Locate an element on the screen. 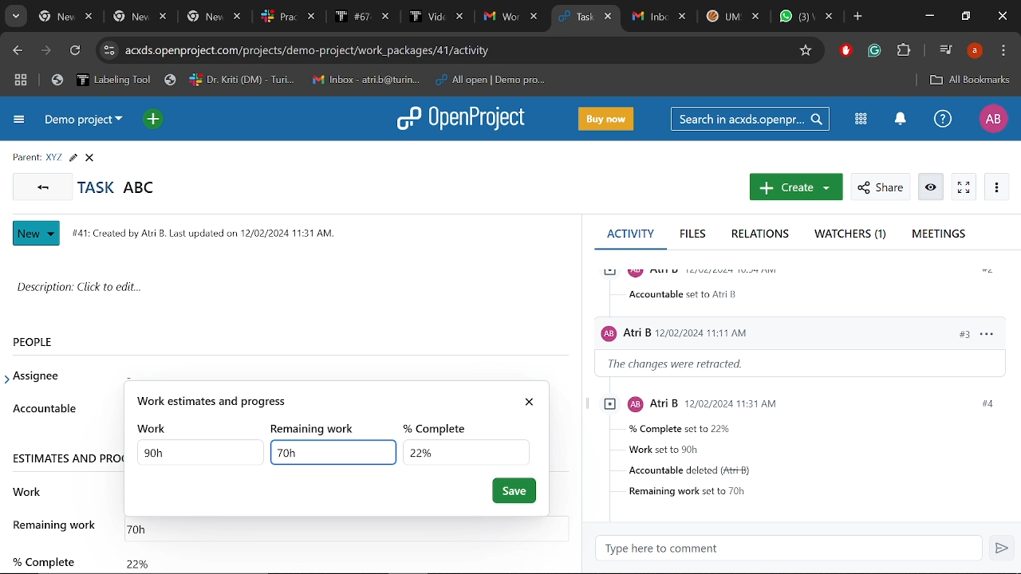 The width and height of the screenshot is (1021, 574). Addblock is located at coordinates (846, 51).